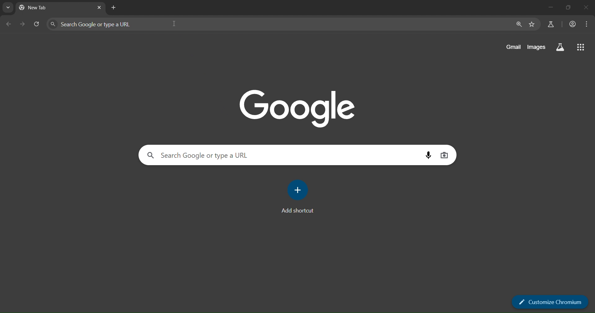 The height and width of the screenshot is (313, 595). Describe the element at coordinates (580, 48) in the screenshot. I see `google apps` at that location.